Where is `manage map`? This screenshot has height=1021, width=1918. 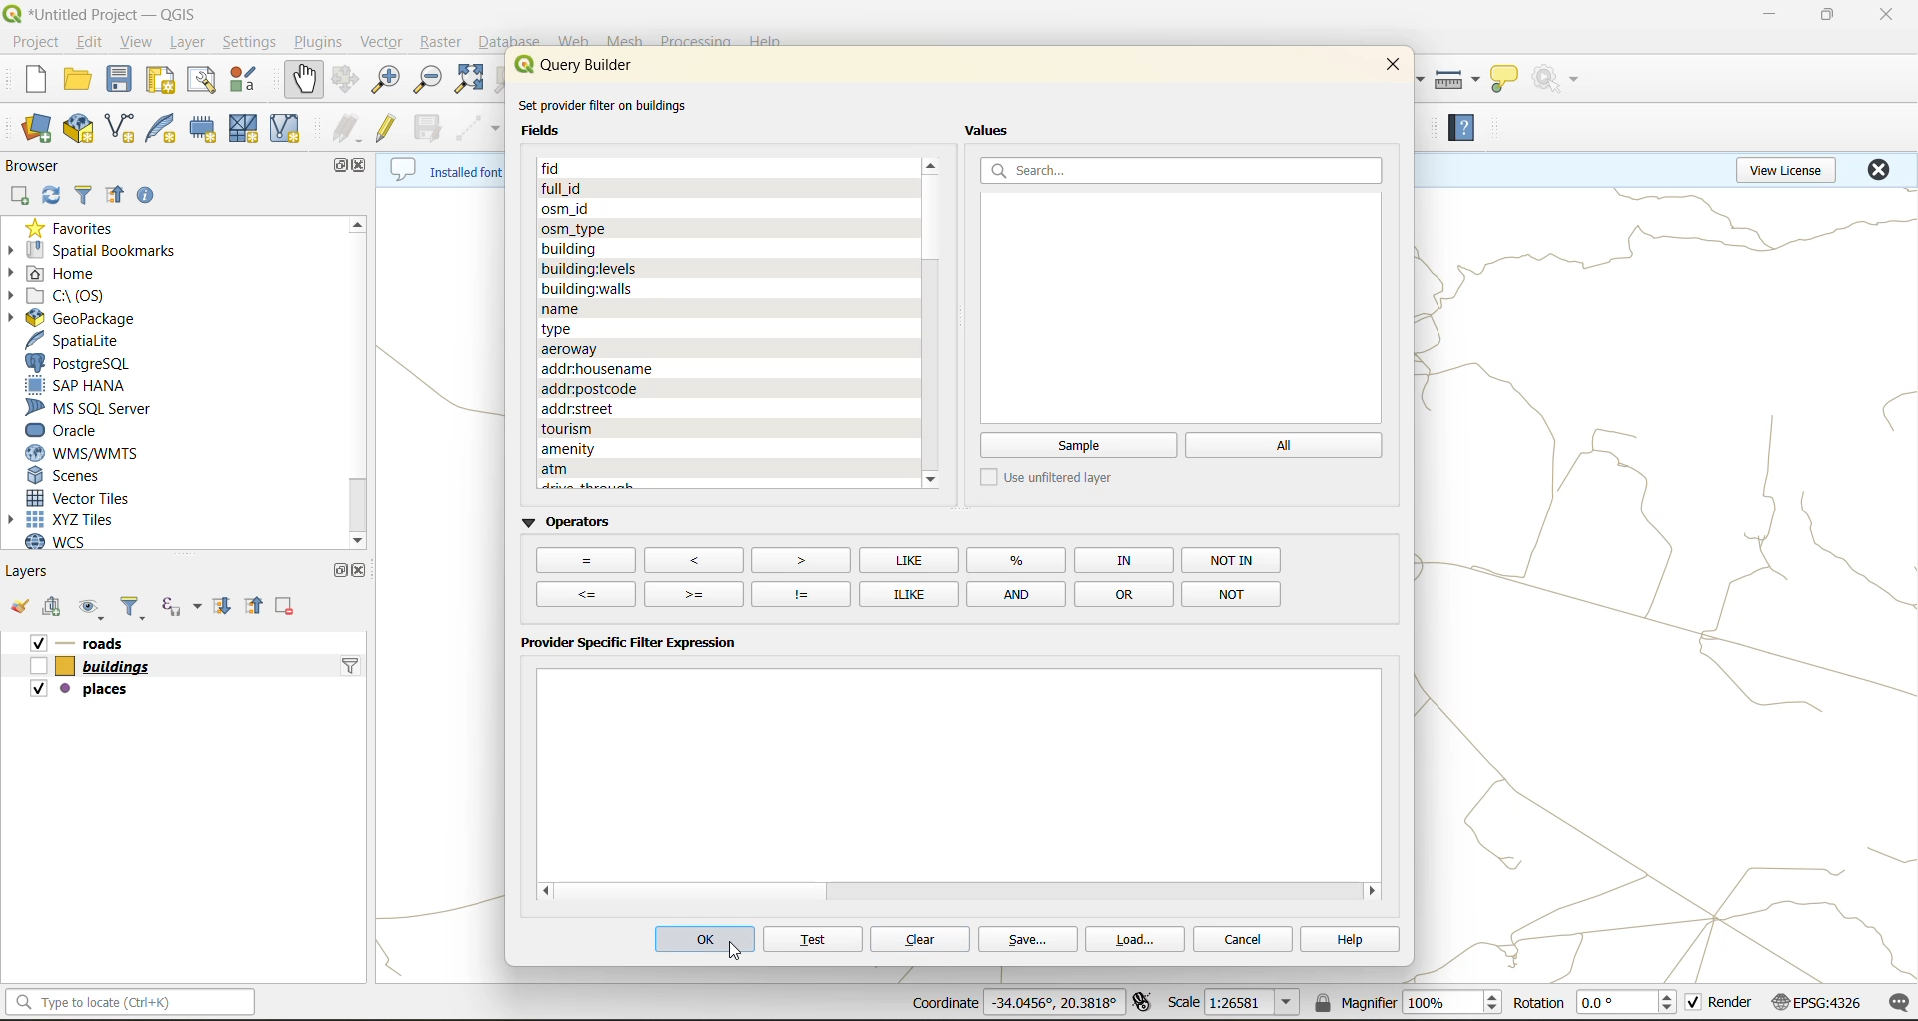 manage map is located at coordinates (90, 606).